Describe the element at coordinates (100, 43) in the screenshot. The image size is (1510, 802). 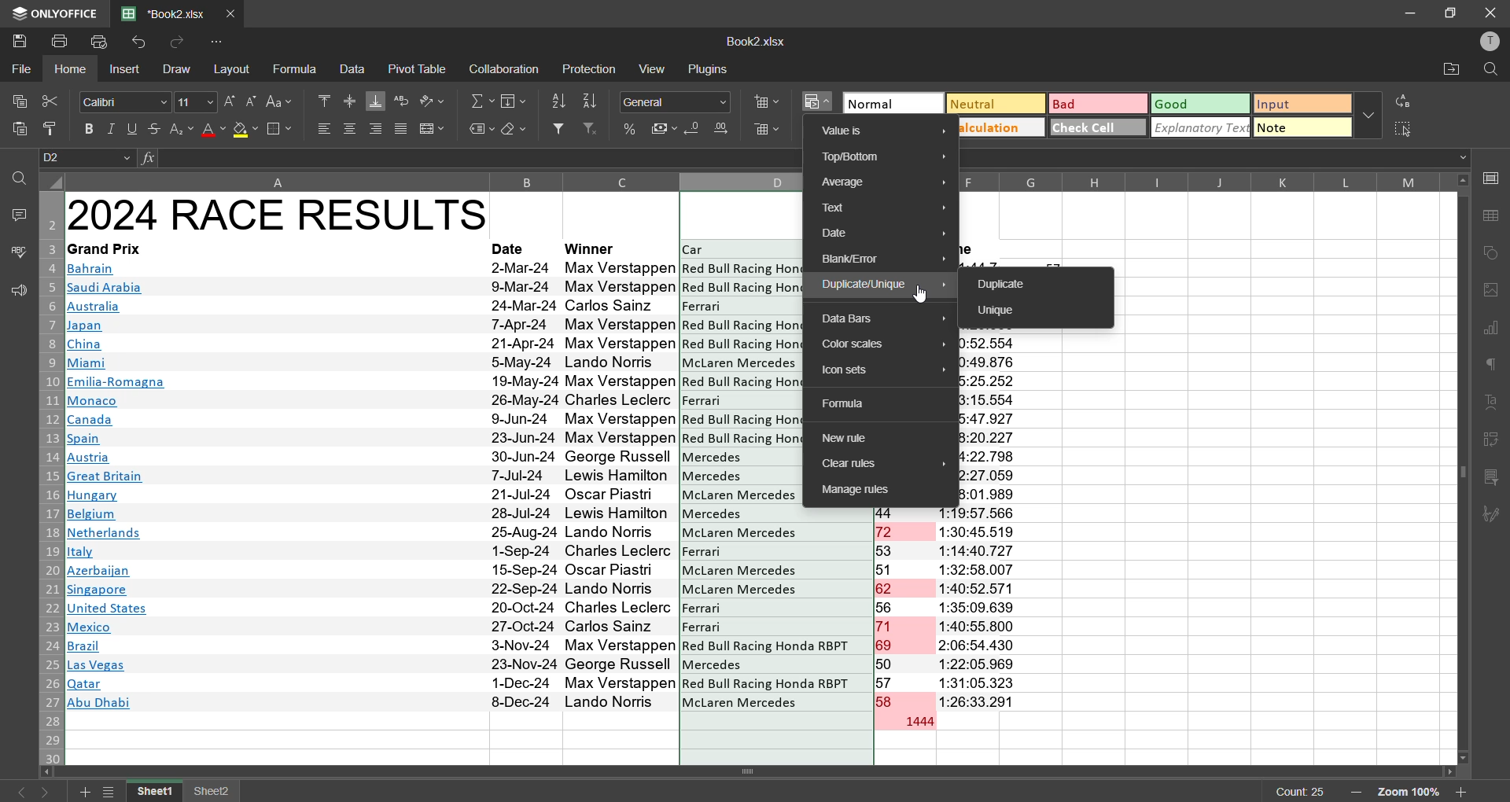
I see `quick print` at that location.